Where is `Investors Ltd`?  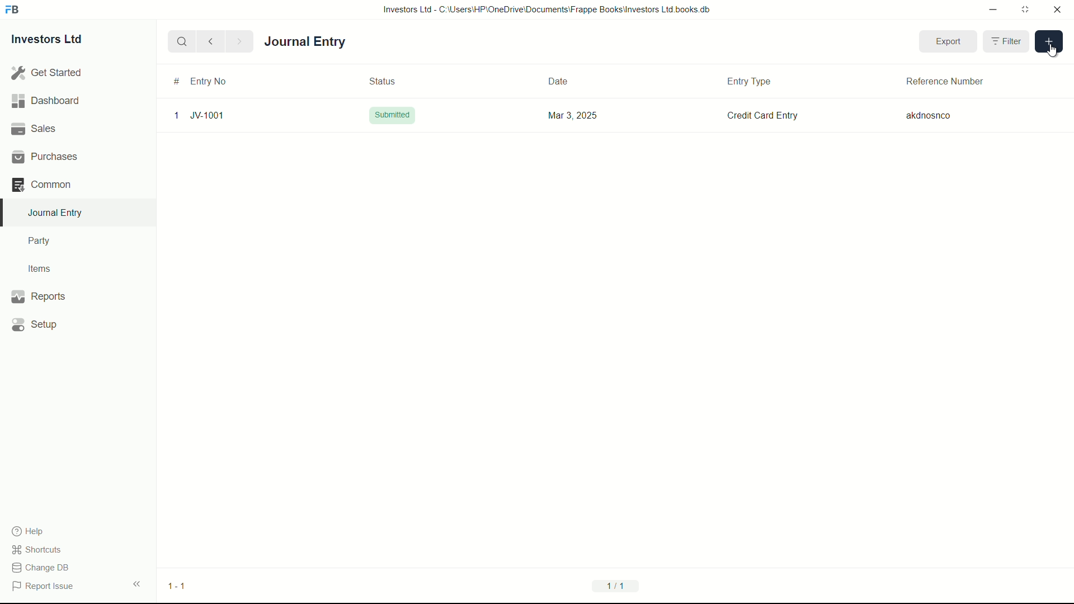 Investors Ltd is located at coordinates (57, 41).